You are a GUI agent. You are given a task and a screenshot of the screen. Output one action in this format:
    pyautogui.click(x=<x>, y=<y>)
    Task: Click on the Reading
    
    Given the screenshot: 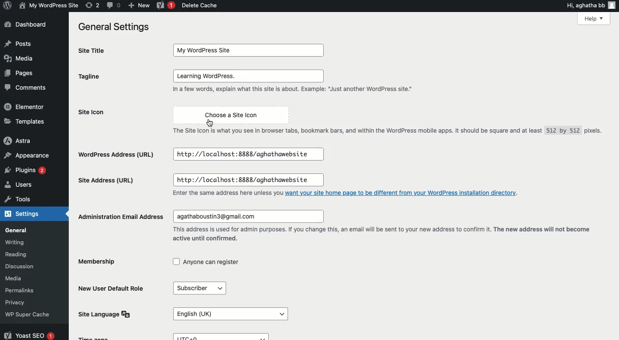 What is the action you would take?
    pyautogui.click(x=31, y=253)
    